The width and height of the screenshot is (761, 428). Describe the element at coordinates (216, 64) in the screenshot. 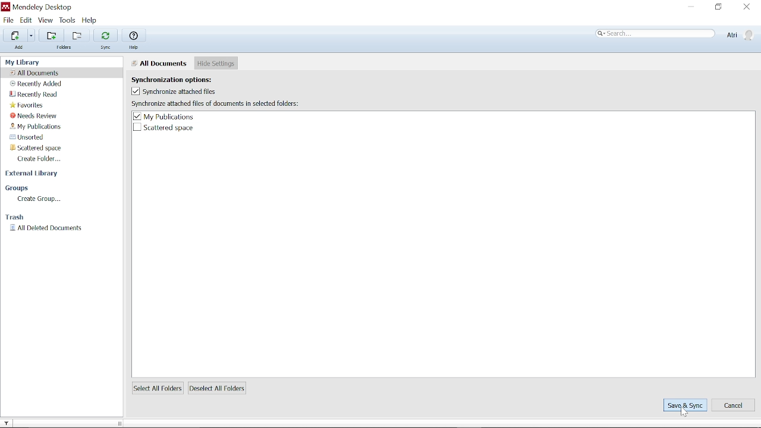

I see `Hide settings` at that location.